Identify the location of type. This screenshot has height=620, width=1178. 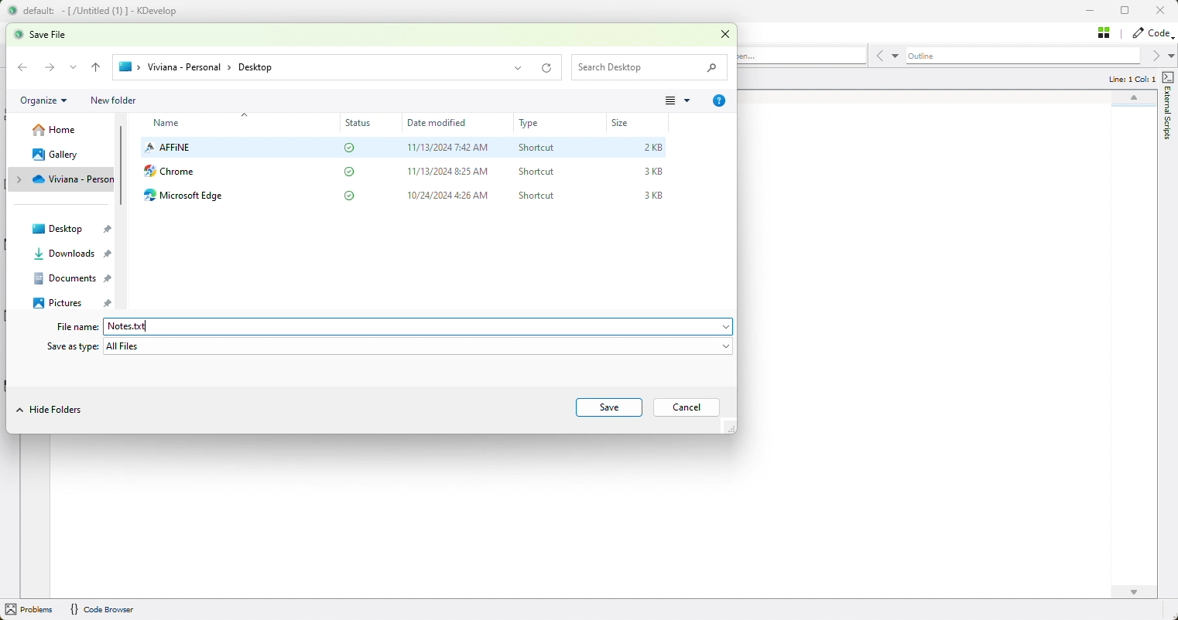
(533, 124).